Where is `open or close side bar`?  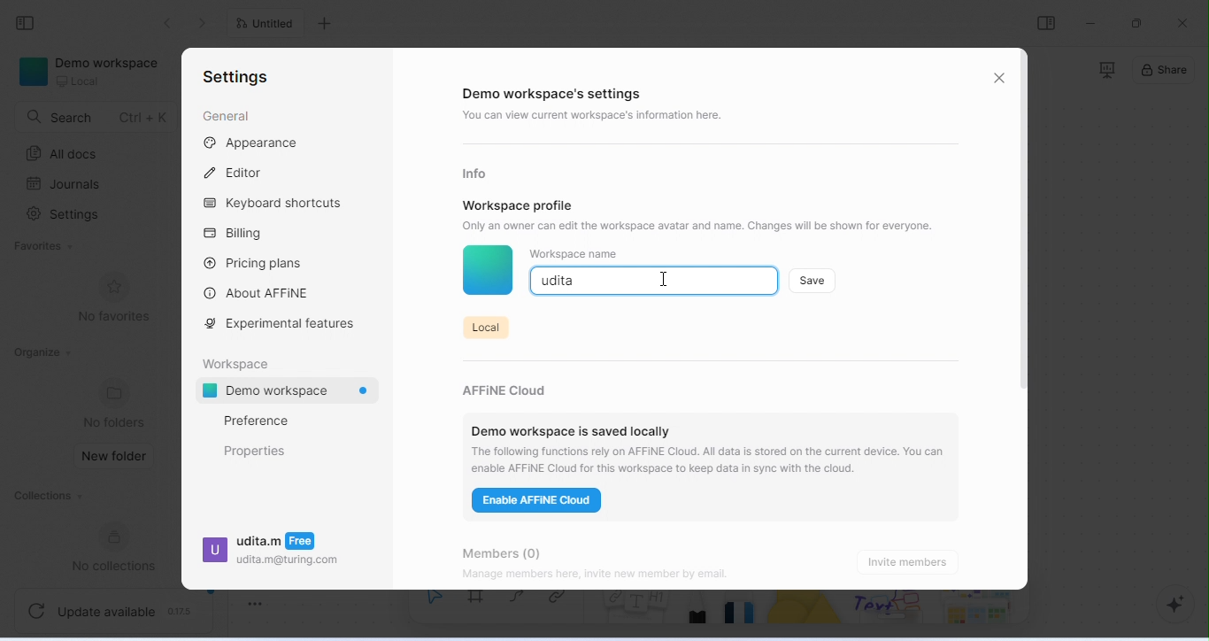
open or close side bar is located at coordinates (1046, 23).